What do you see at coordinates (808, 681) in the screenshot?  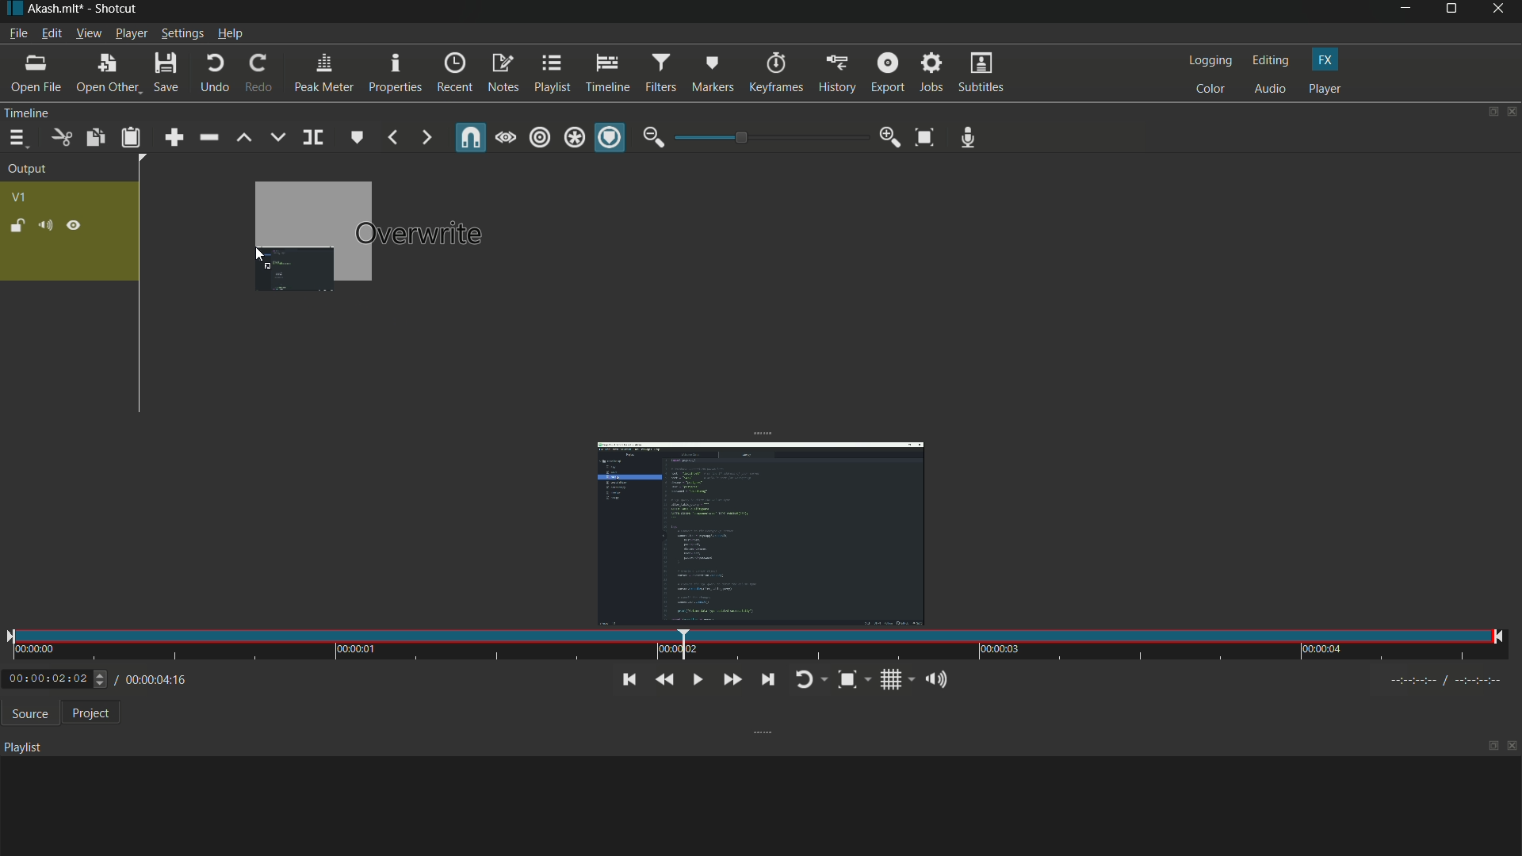 I see `toggle player looping` at bounding box center [808, 681].